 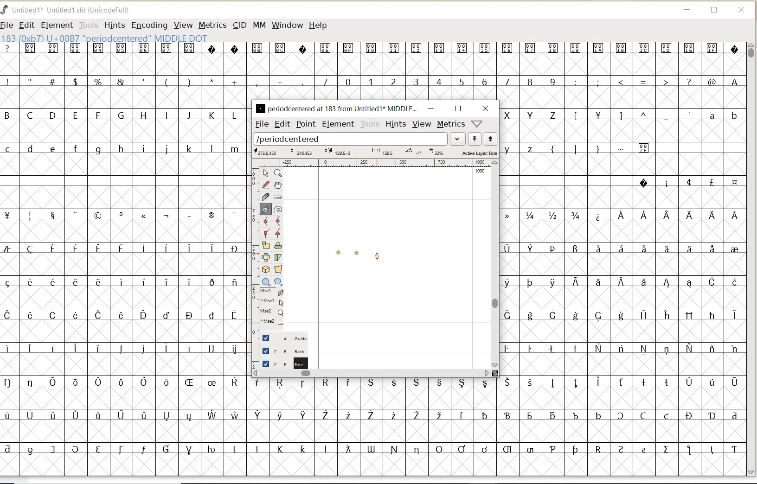 What do you see at coordinates (5, 9) in the screenshot?
I see `FontForge Logo` at bounding box center [5, 9].